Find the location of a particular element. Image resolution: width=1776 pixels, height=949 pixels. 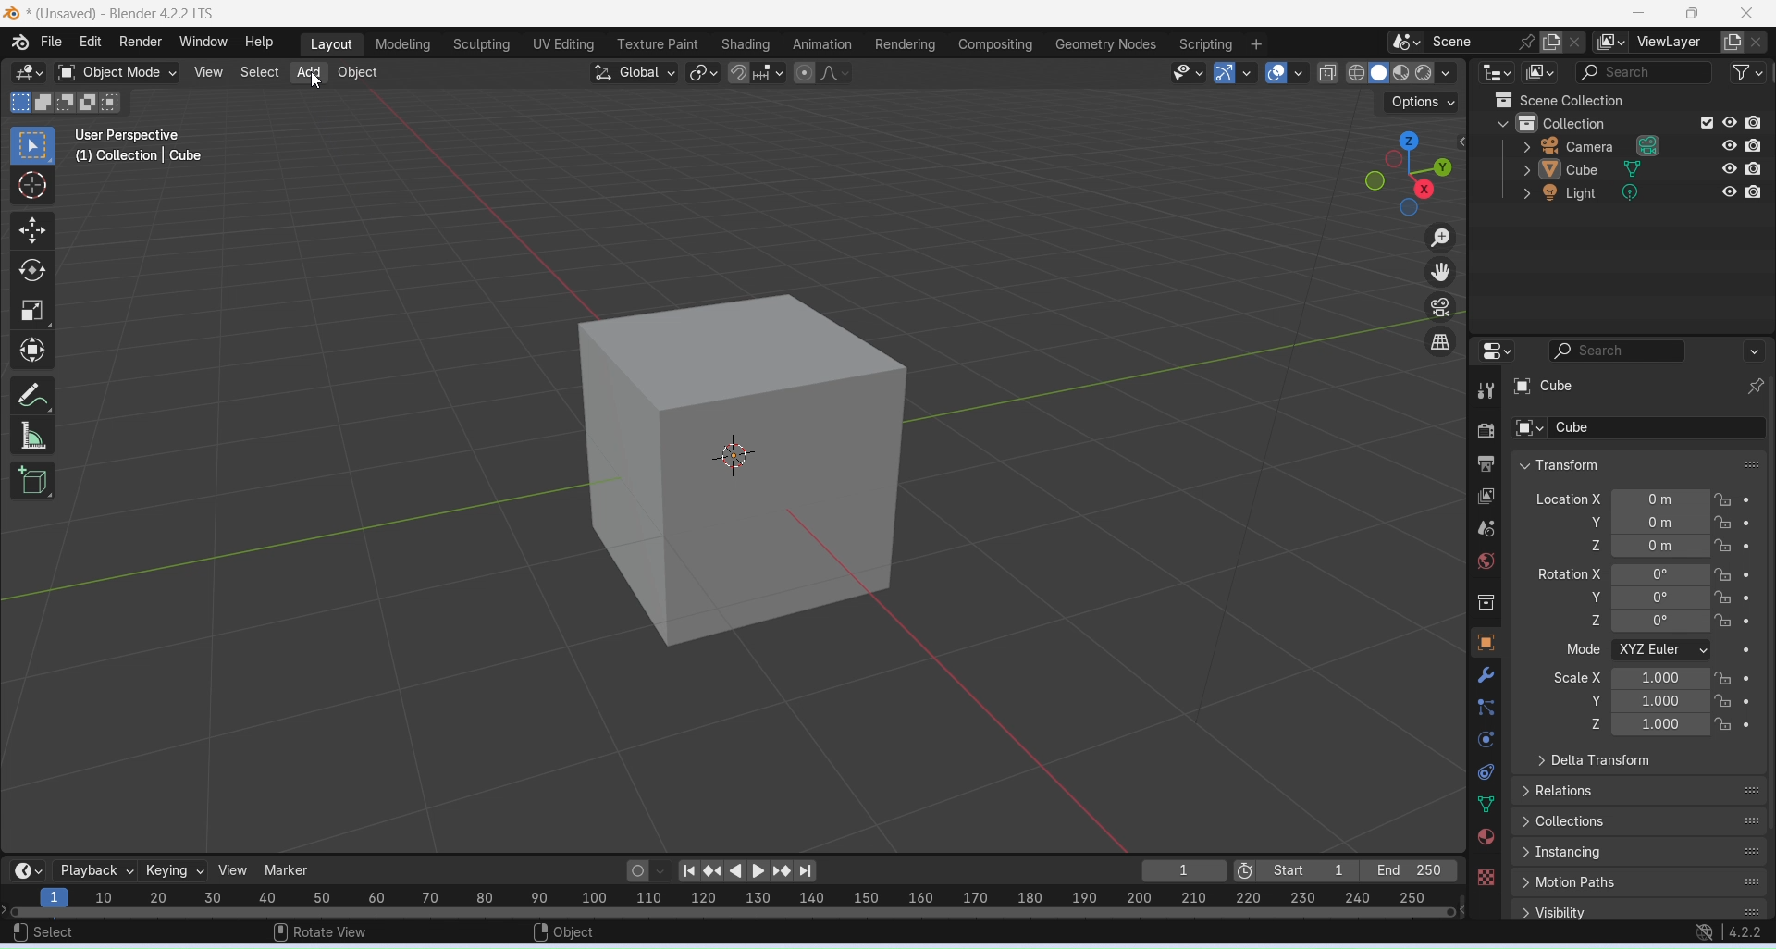

Annotate is located at coordinates (34, 395).